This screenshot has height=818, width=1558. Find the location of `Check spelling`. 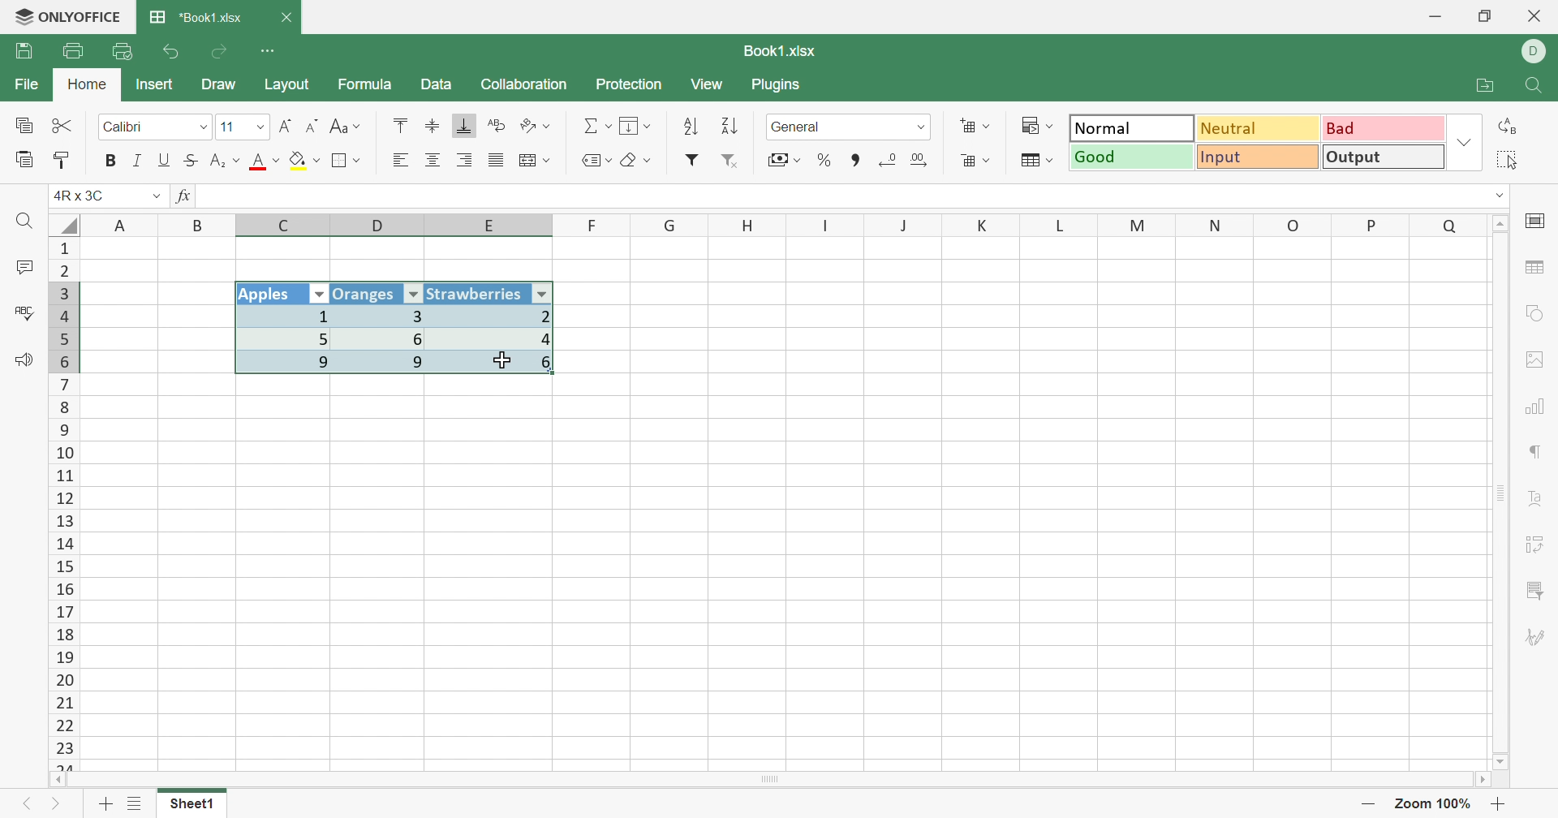

Check spelling is located at coordinates (22, 313).